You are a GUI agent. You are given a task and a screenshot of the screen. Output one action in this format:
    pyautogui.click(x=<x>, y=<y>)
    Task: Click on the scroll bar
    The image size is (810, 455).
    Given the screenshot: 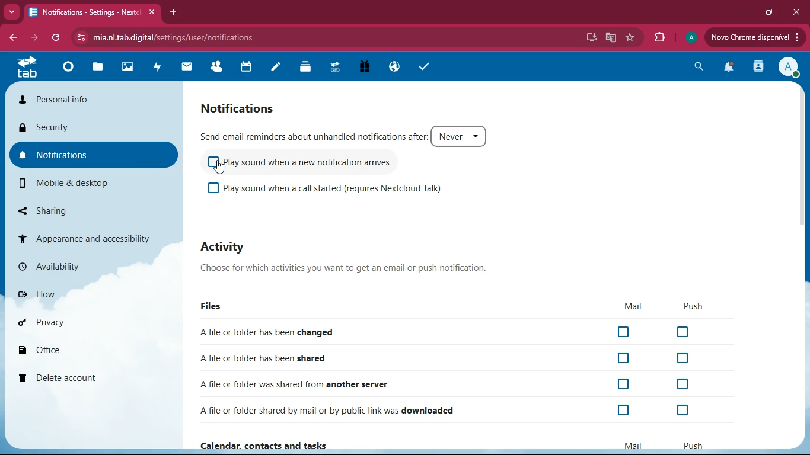 What is the action you would take?
    pyautogui.click(x=804, y=188)
    